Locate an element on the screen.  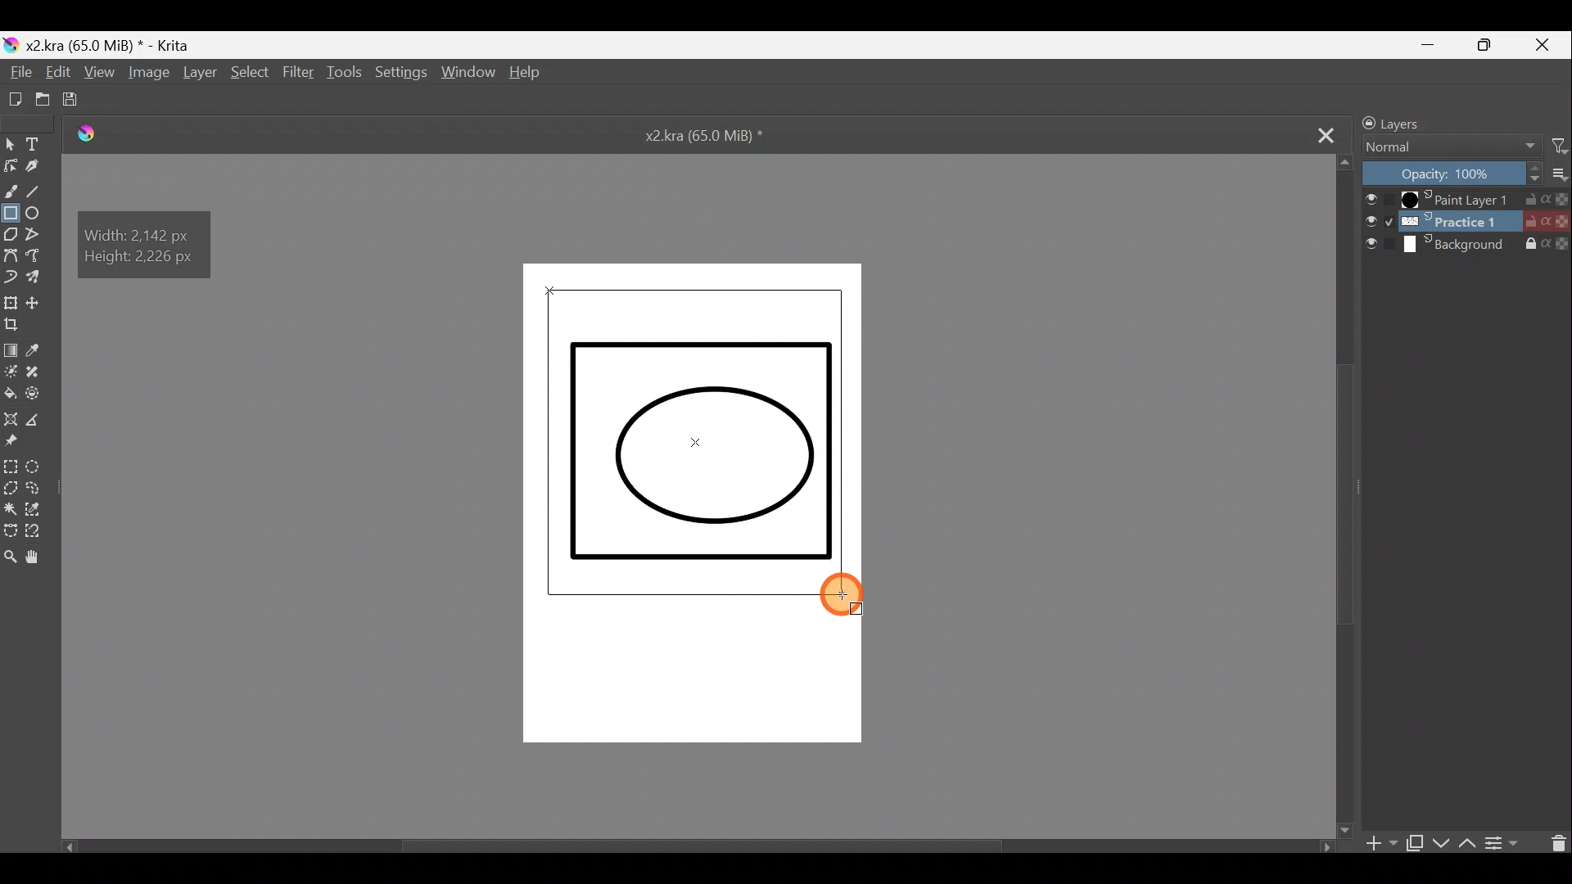
Filter is located at coordinates (299, 74).